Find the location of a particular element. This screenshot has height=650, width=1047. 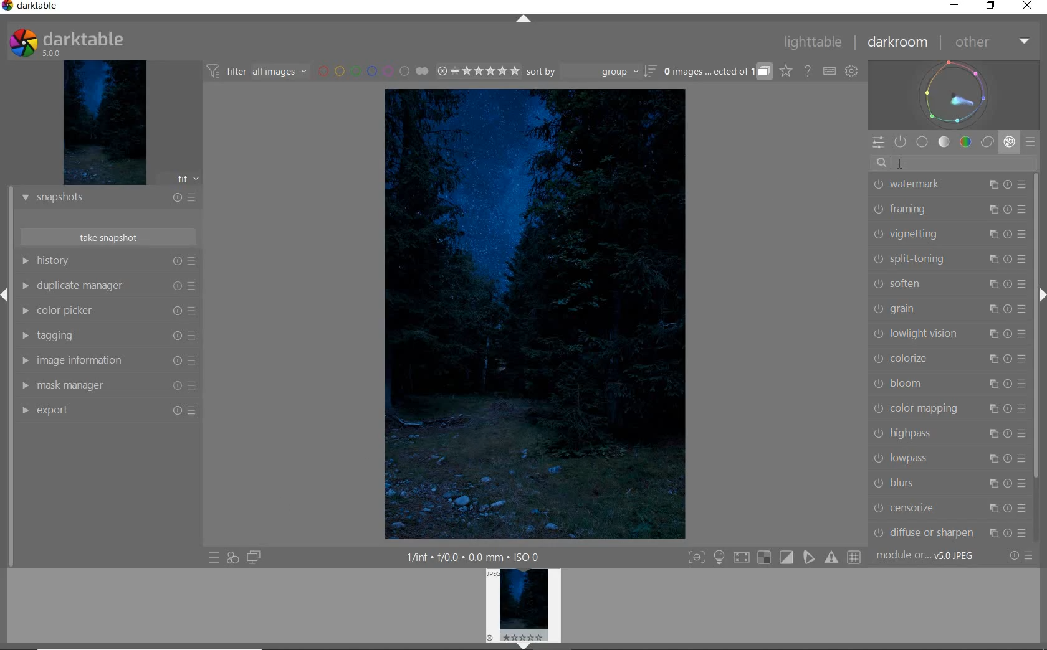

BLURS is located at coordinates (948, 483).